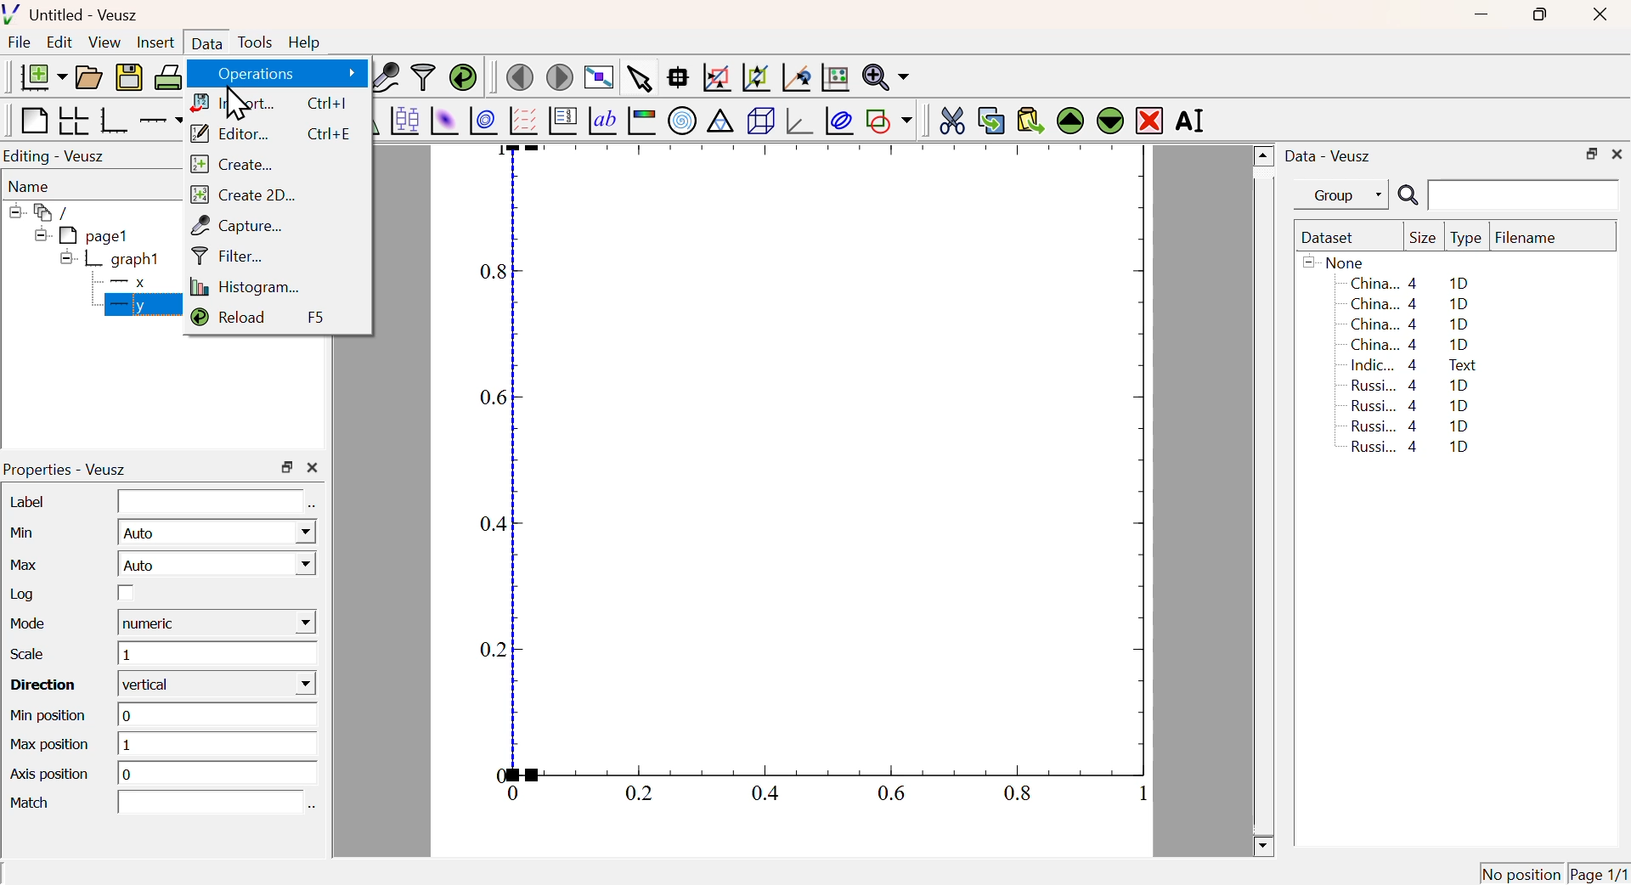 The image size is (1631, 885). Describe the element at coordinates (886, 76) in the screenshot. I see `Zoom function menu` at that location.